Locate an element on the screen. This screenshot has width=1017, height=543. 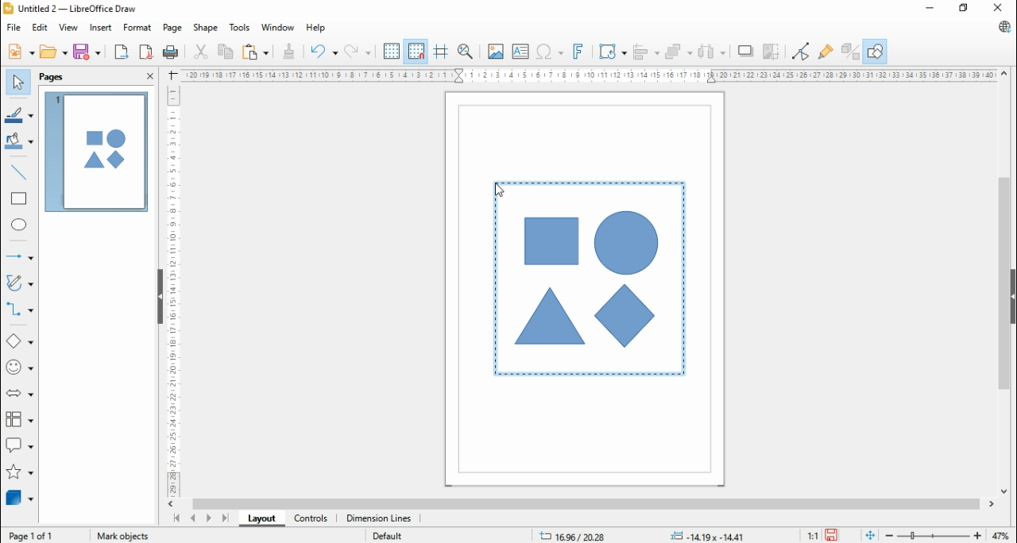
select at least three objects to distribute is located at coordinates (711, 52).